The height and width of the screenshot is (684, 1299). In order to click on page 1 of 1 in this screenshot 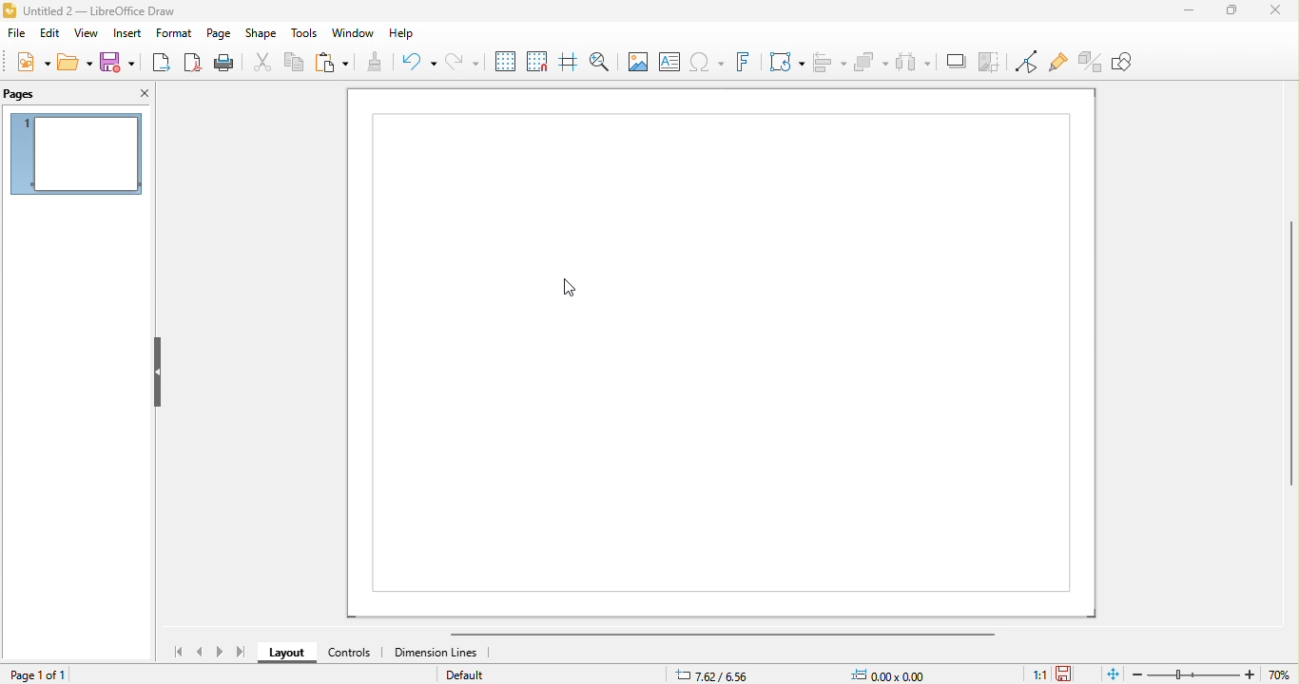, I will do `click(42, 674)`.